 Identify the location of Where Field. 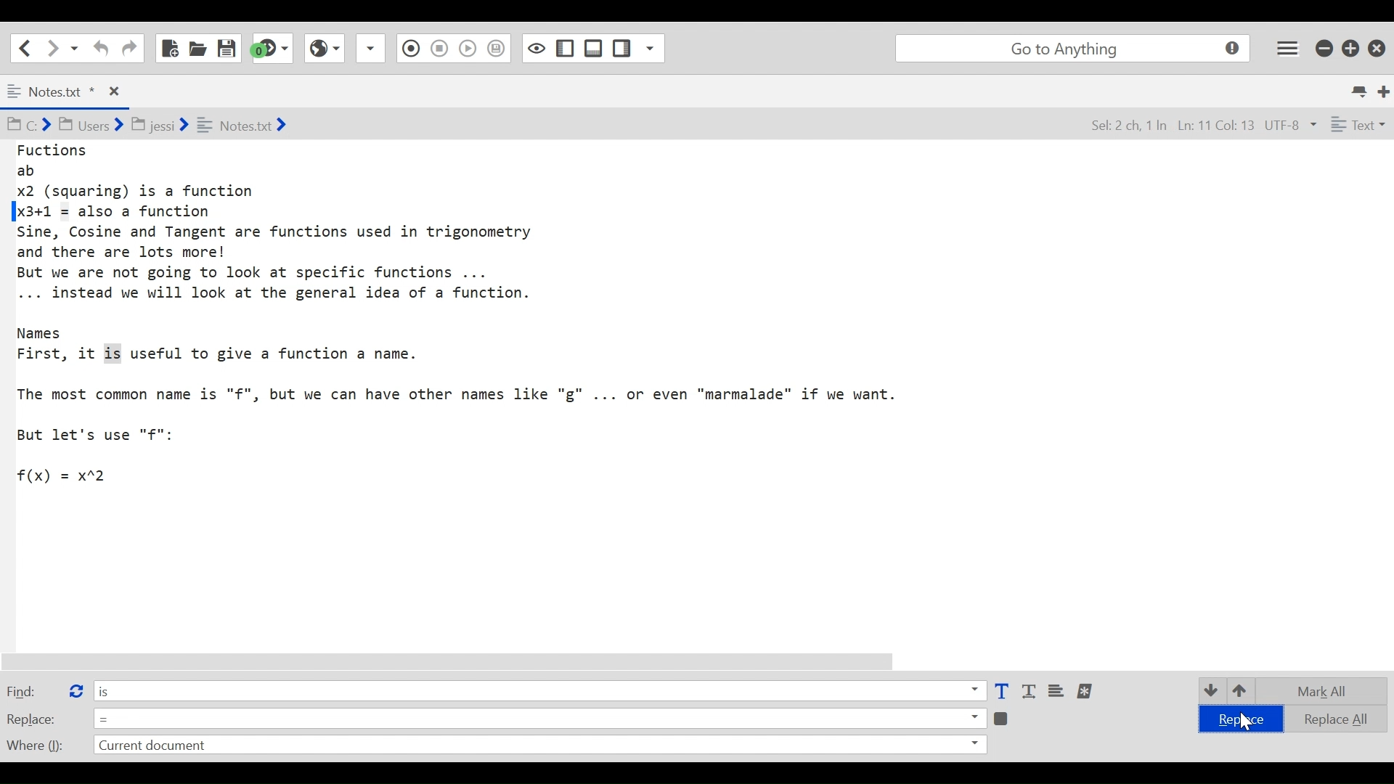
(539, 746).